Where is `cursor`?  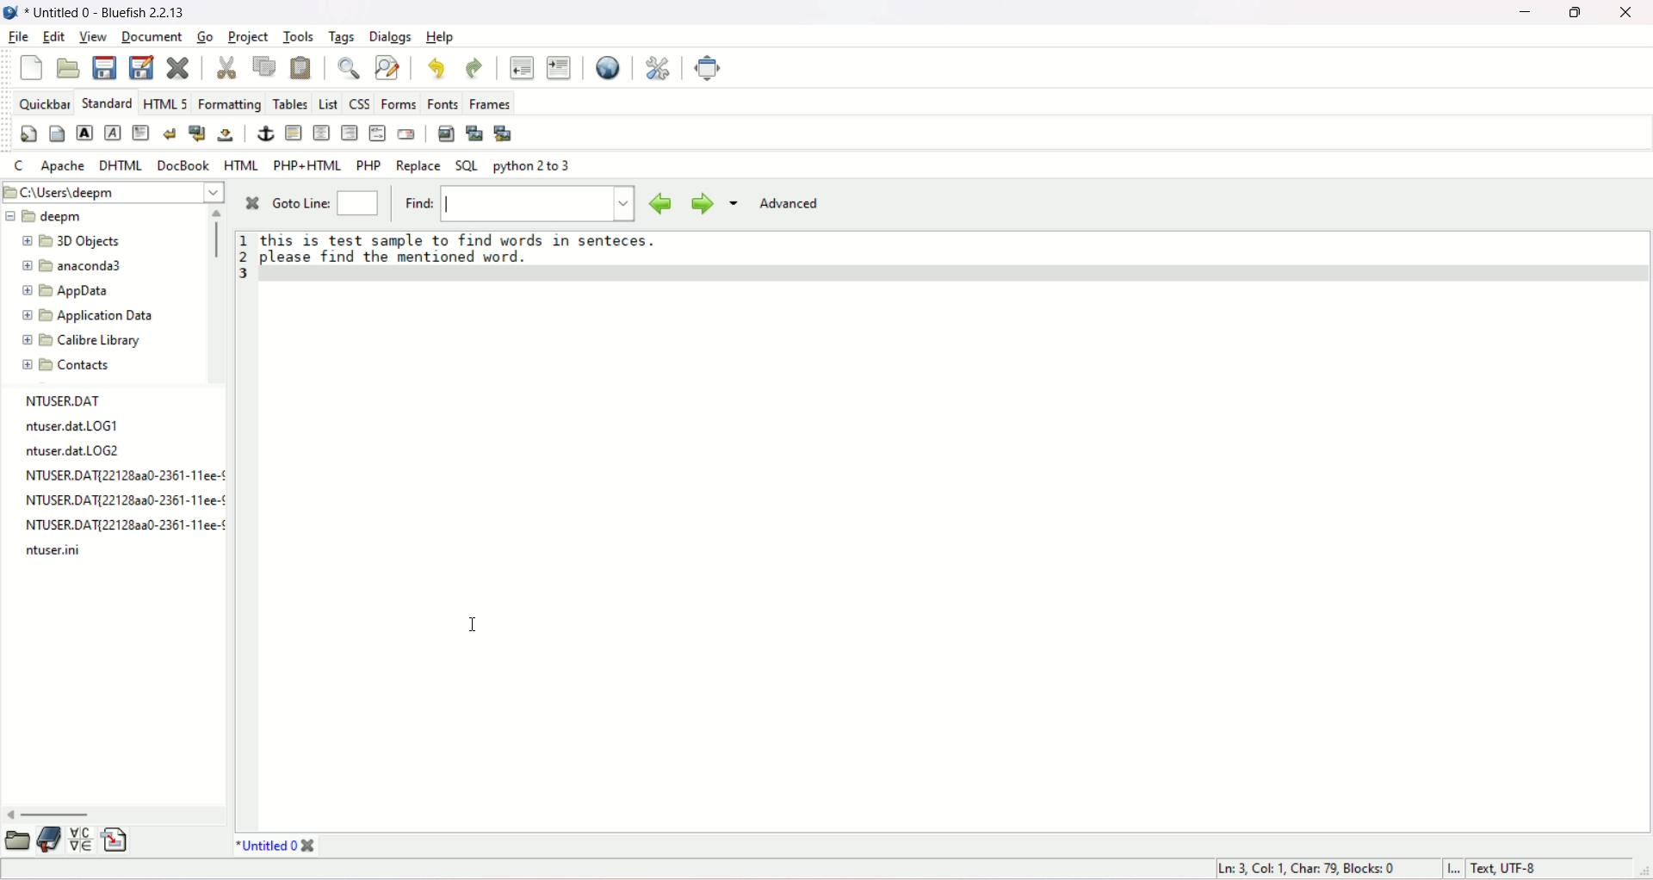 cursor is located at coordinates (473, 626).